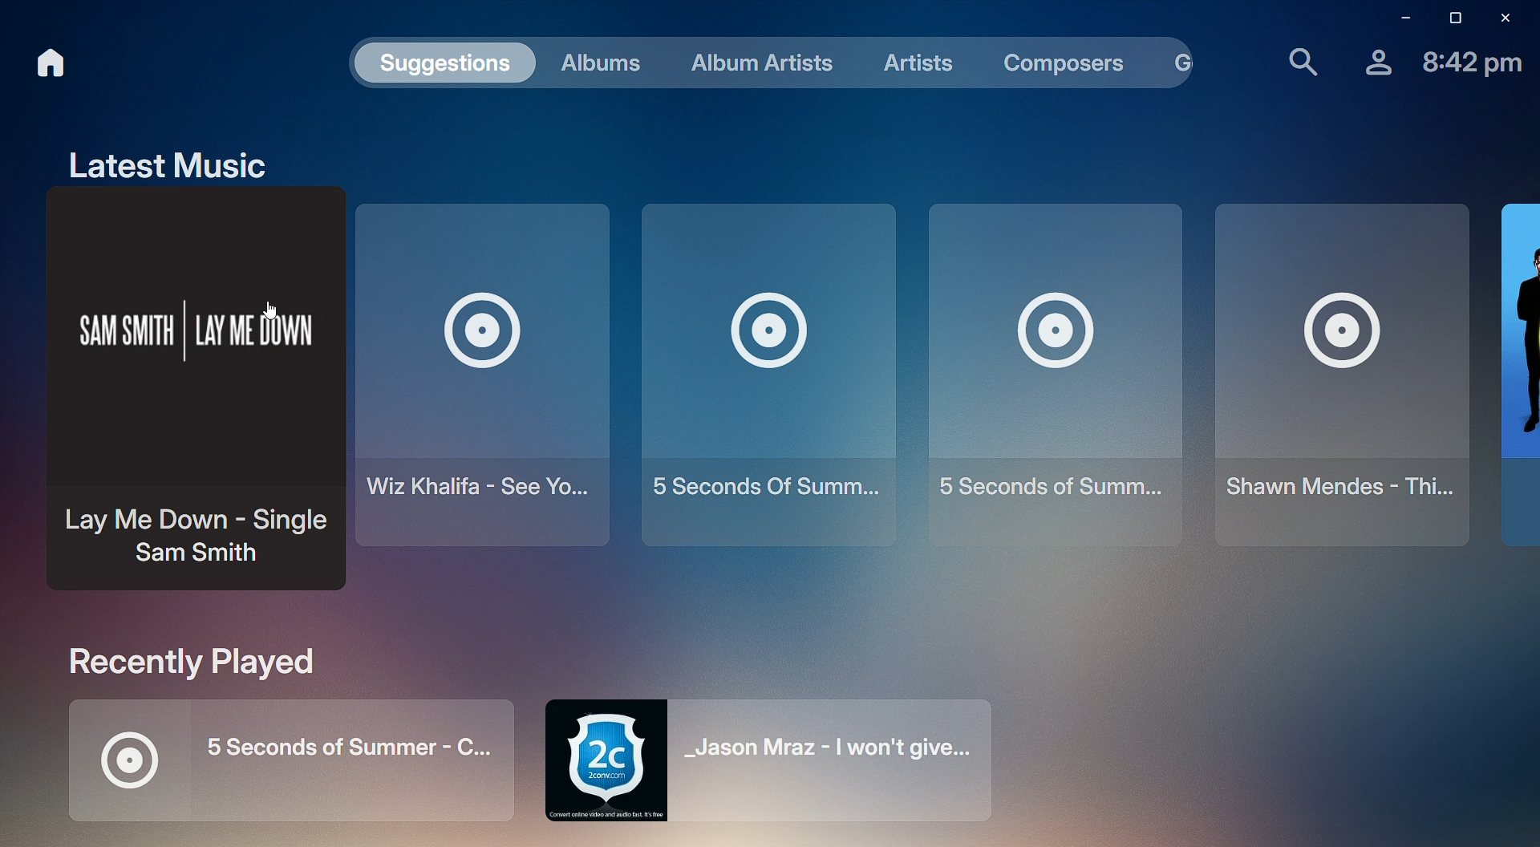  What do you see at coordinates (787, 760) in the screenshot?
I see `Jason Mraz` at bounding box center [787, 760].